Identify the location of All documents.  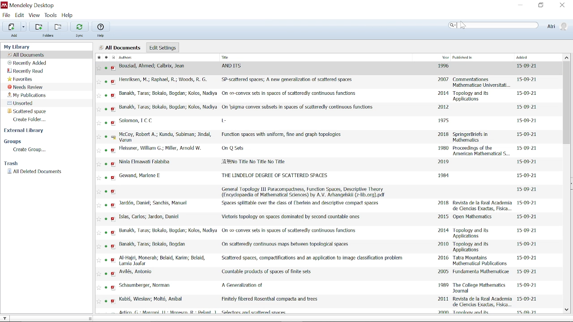
(27, 55).